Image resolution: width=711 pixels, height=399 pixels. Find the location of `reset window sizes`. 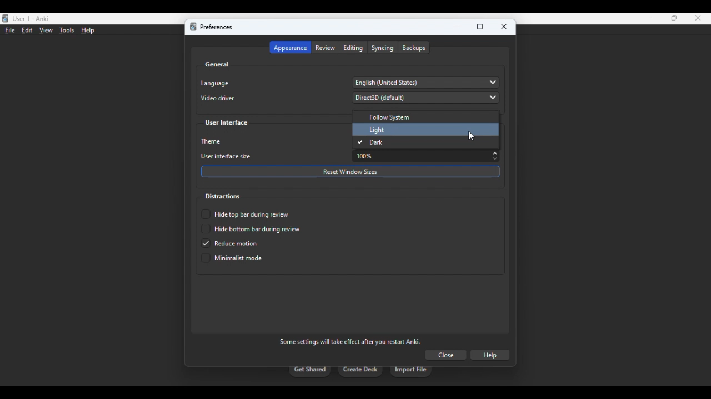

reset window sizes is located at coordinates (351, 172).